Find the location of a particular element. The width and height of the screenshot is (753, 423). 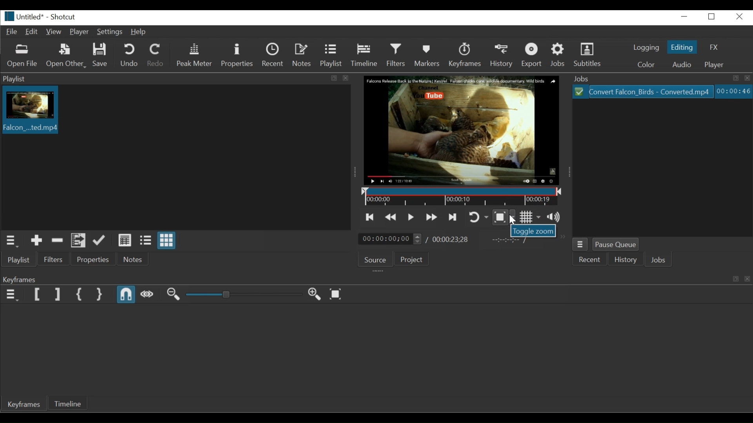

In point is located at coordinates (506, 243).